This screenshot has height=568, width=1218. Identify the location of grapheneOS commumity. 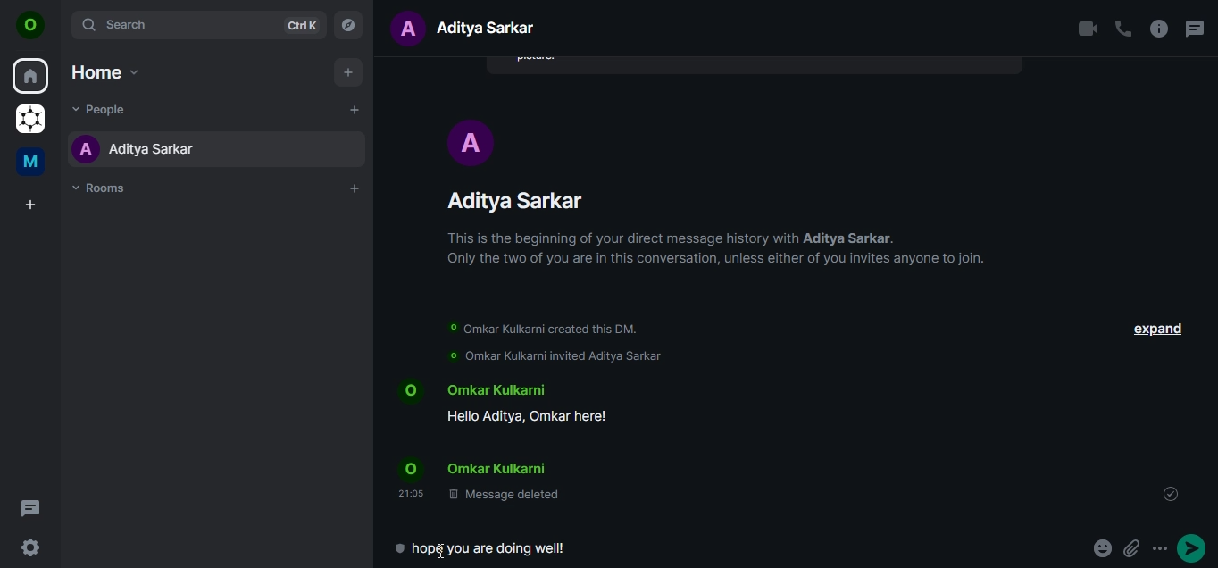
(32, 117).